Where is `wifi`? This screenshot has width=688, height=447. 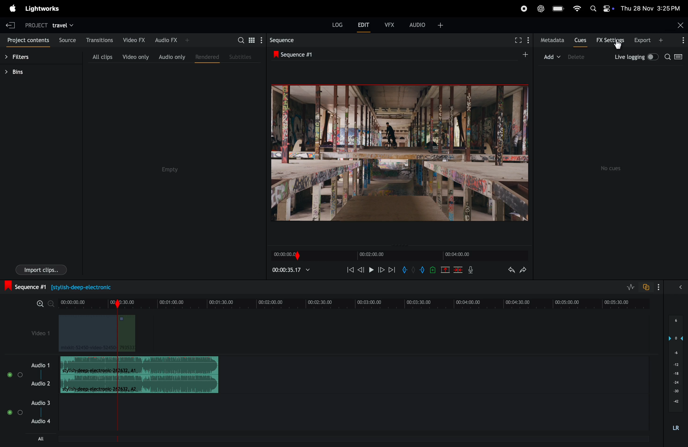
wifi is located at coordinates (576, 9).